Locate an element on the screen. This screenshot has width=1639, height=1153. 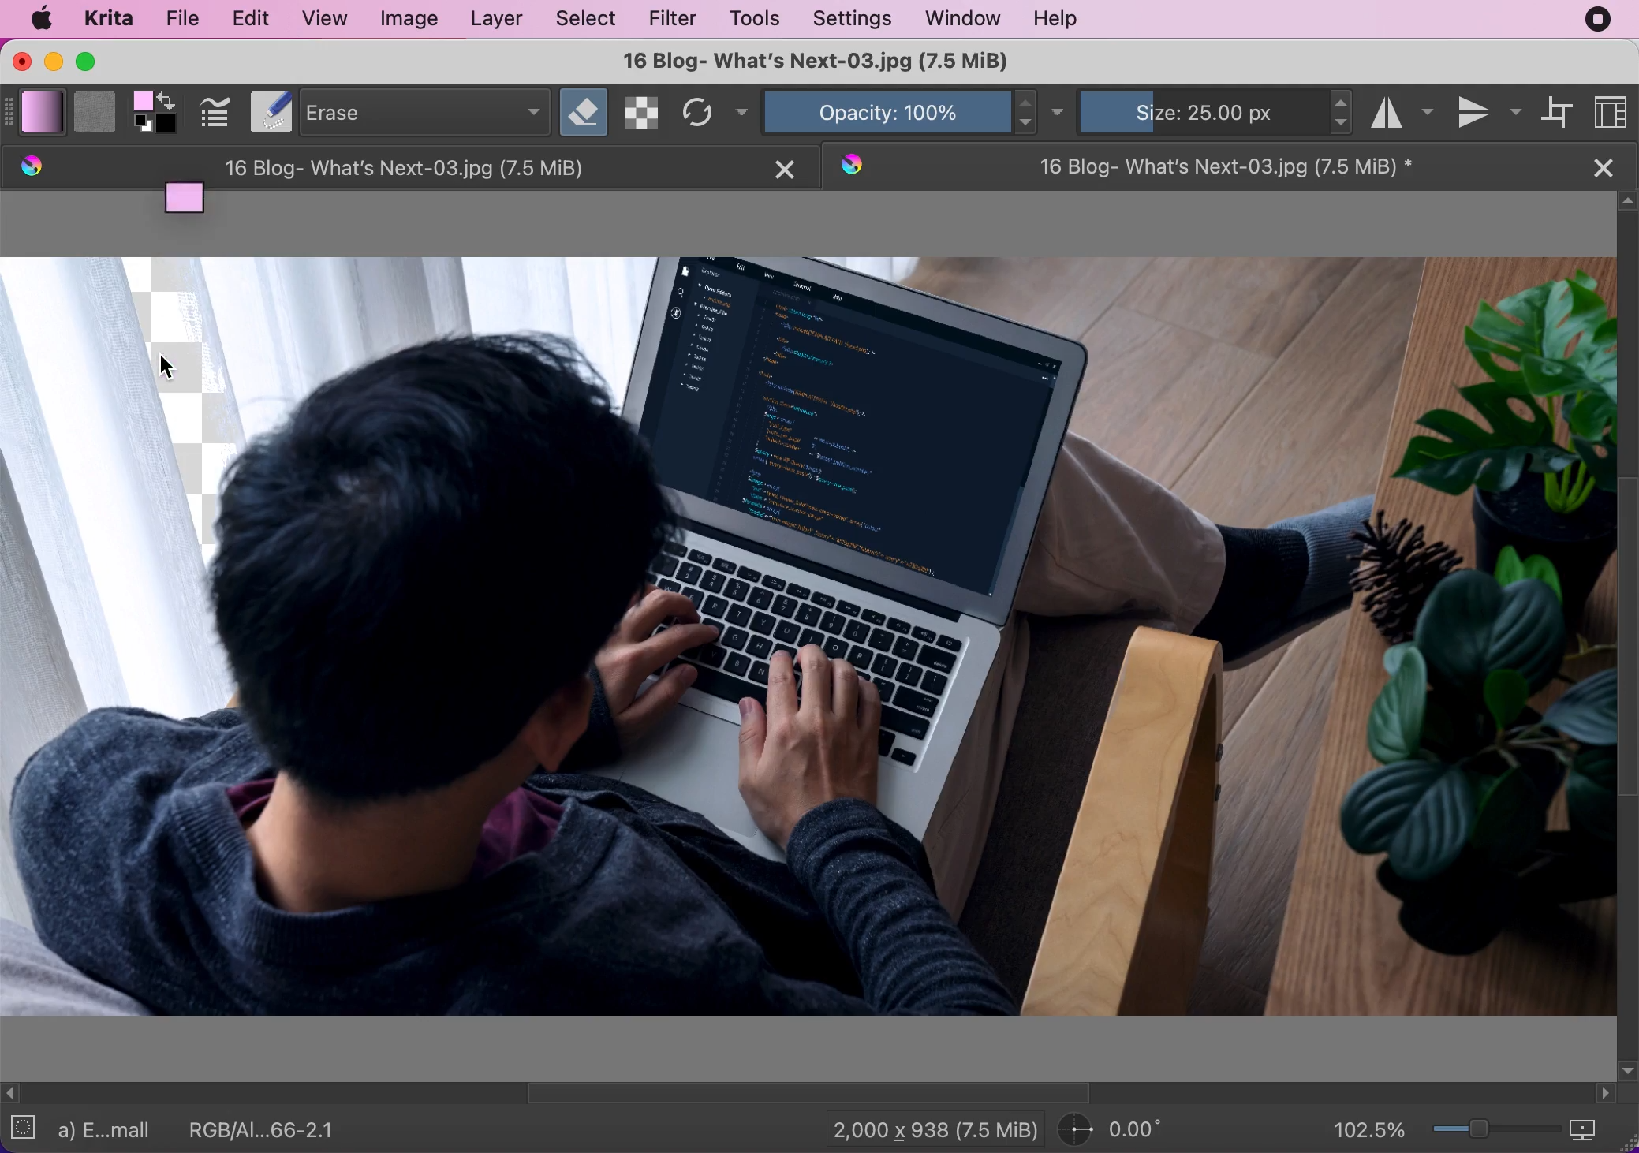
zoom graduation is located at coordinates (1492, 1127).